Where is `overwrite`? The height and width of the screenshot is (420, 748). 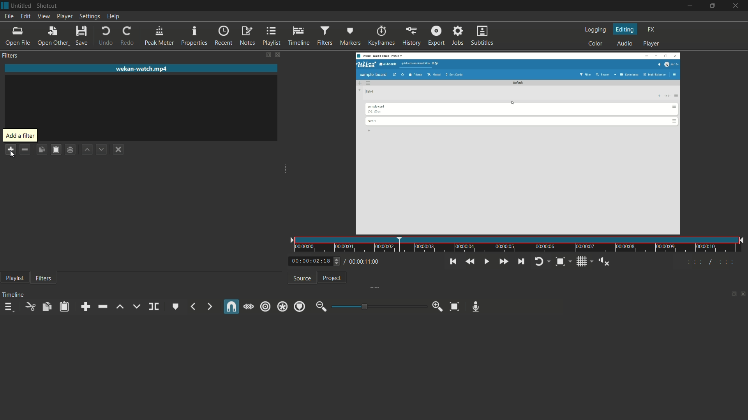 overwrite is located at coordinates (136, 306).